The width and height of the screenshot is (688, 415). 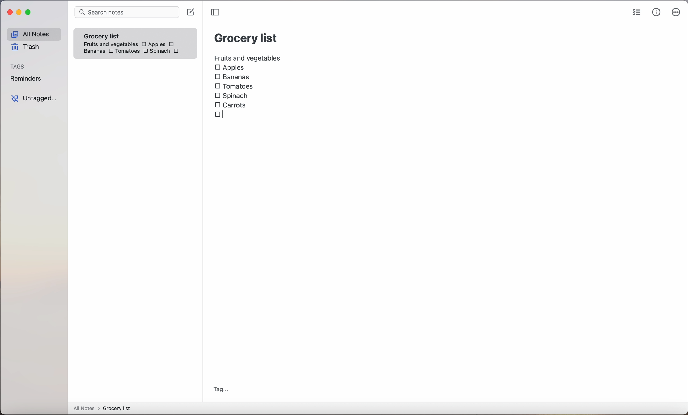 I want to click on bananas, so click(x=93, y=51).